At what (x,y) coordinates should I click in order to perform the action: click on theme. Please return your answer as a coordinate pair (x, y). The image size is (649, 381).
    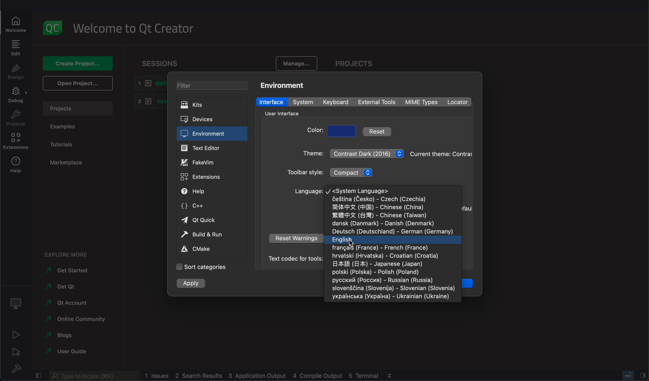
    Looking at the image, I should click on (441, 154).